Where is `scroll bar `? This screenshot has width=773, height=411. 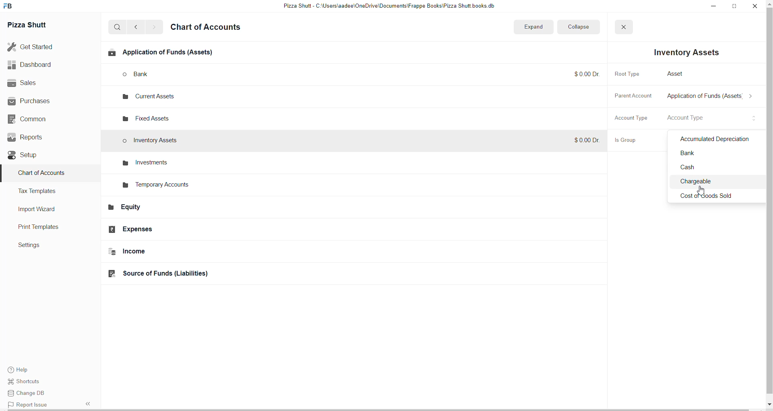 scroll bar  is located at coordinates (768, 203).